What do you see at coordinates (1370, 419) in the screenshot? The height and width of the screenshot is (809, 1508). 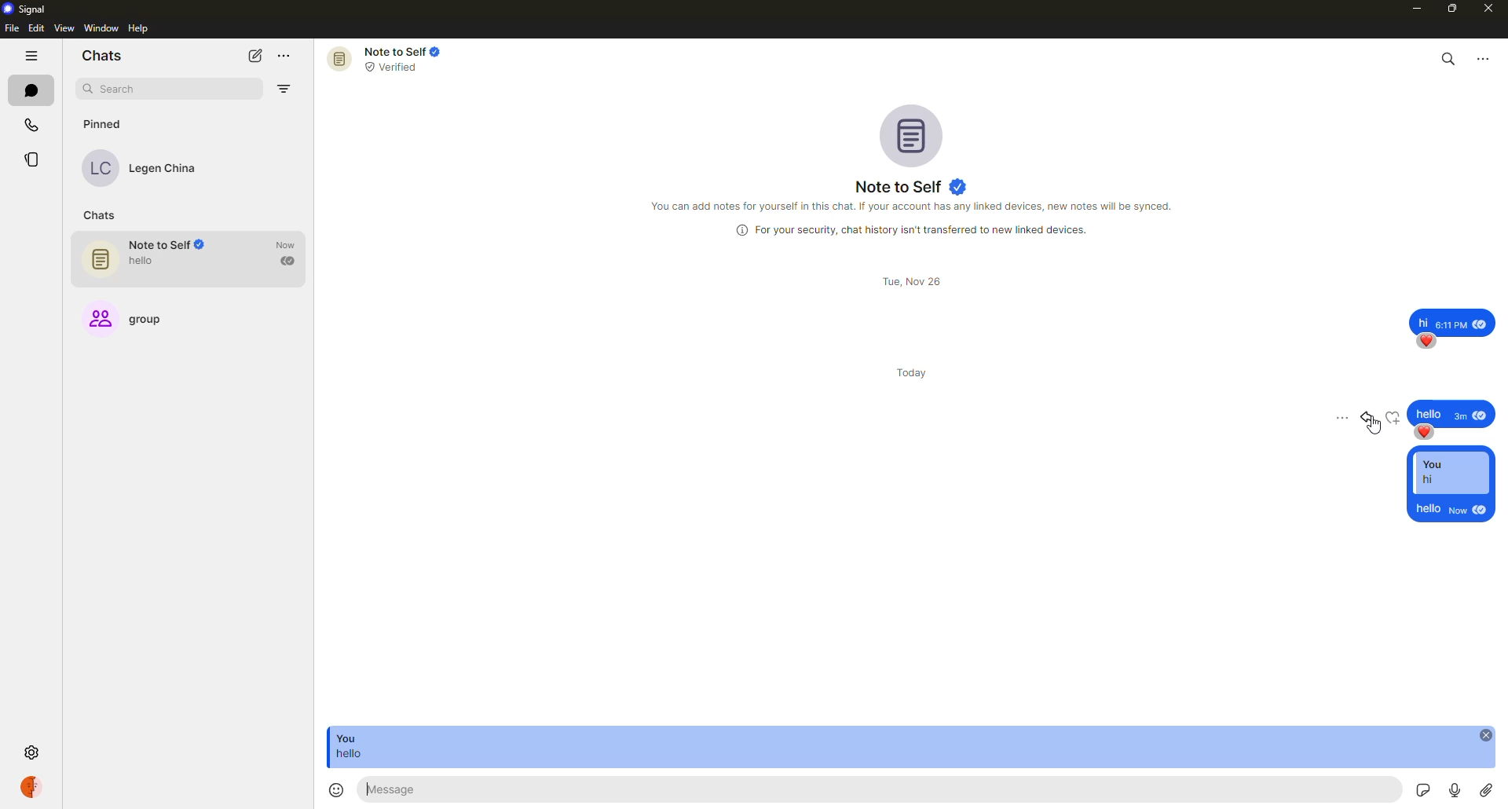 I see `reply` at bounding box center [1370, 419].